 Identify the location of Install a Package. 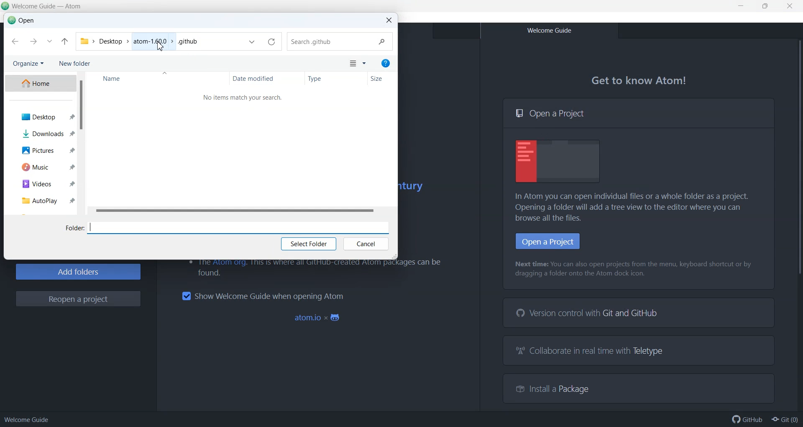
(548, 388).